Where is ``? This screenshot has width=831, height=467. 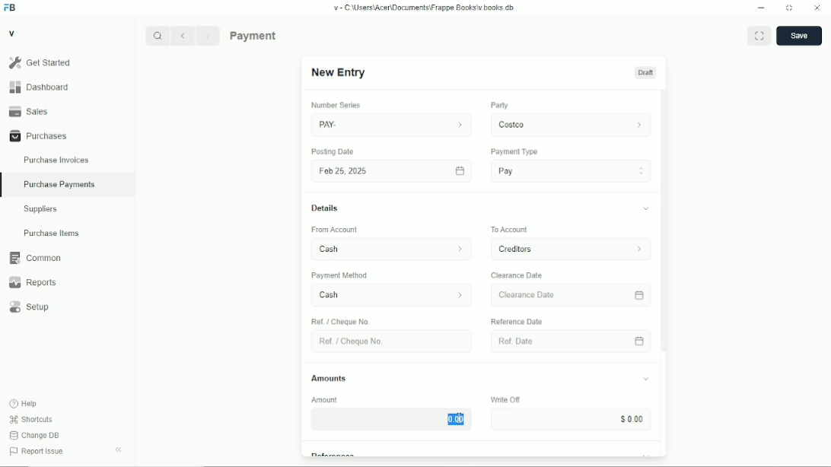  is located at coordinates (569, 420).